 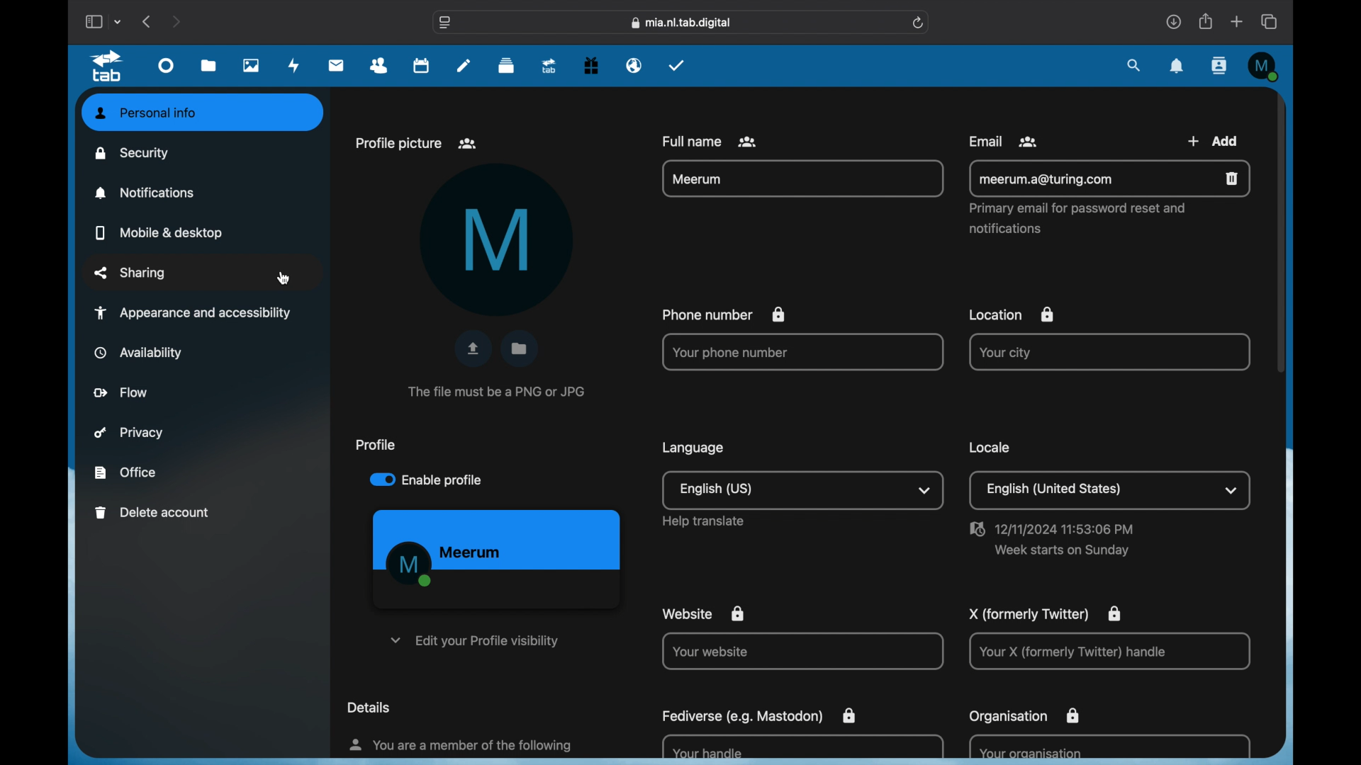 What do you see at coordinates (803, 490) in the screenshot?
I see `English` at bounding box center [803, 490].